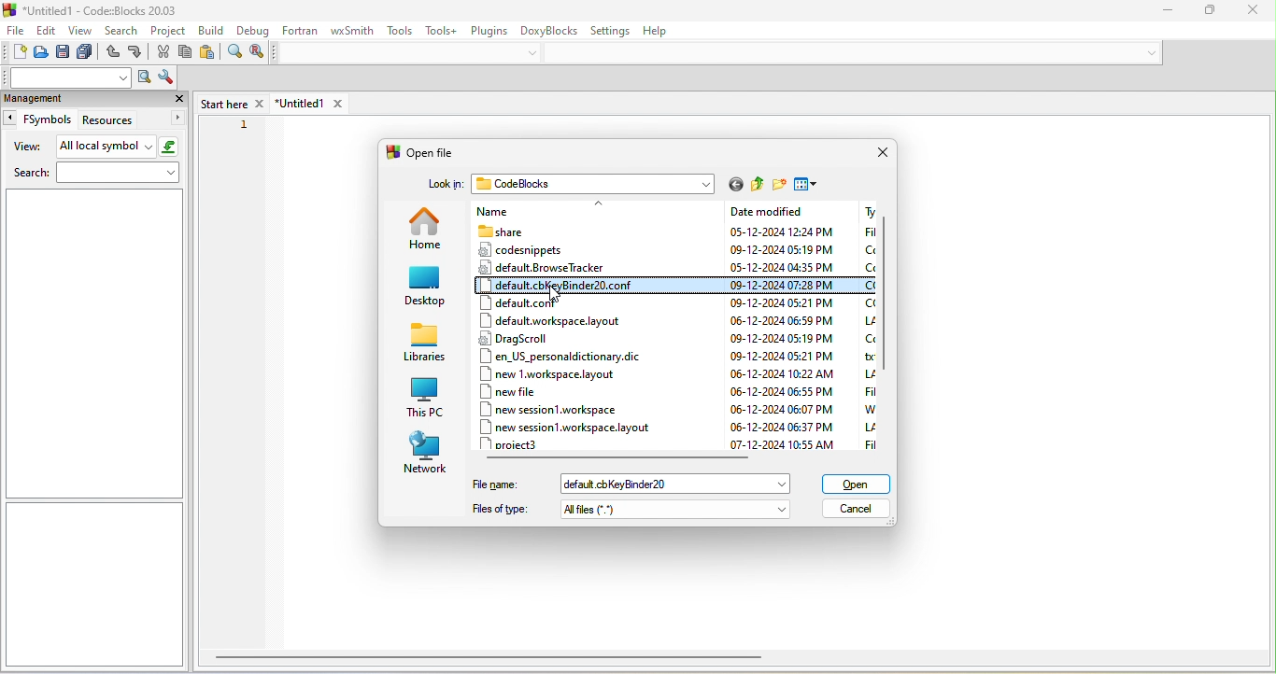 The height and width of the screenshot is (674, 1276). What do you see at coordinates (780, 183) in the screenshot?
I see `new folder` at bounding box center [780, 183].